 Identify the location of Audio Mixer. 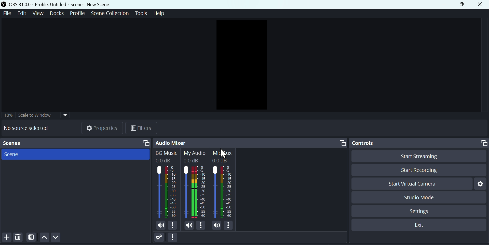
(250, 142).